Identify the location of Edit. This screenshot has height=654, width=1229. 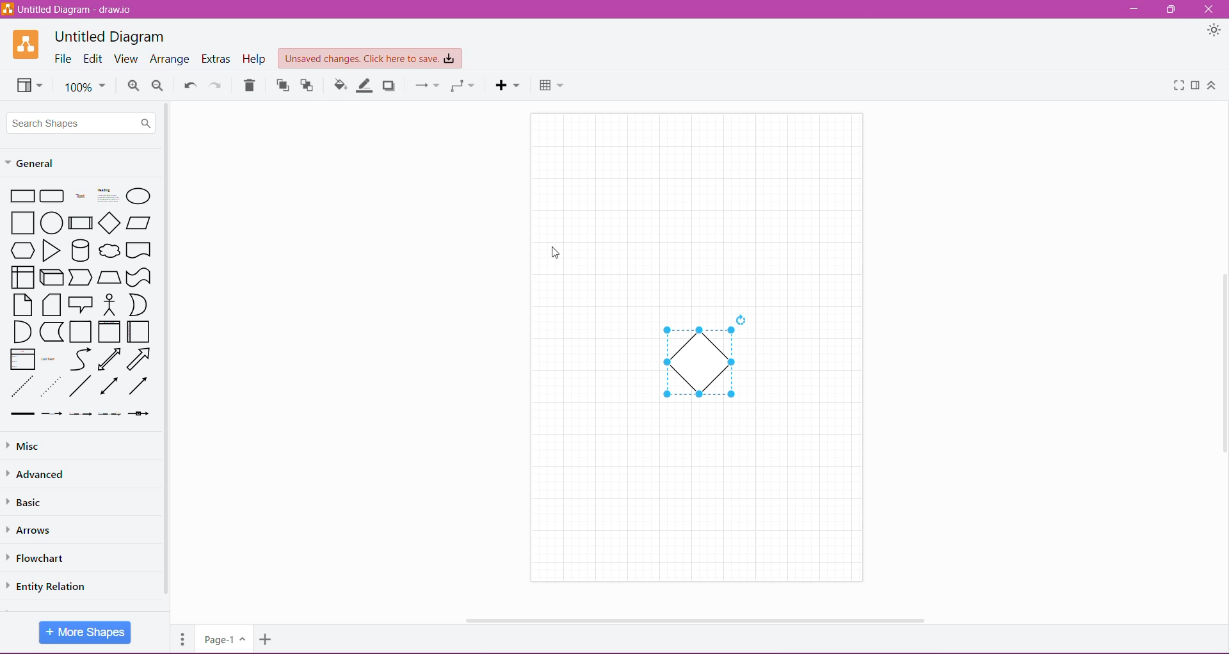
(95, 58).